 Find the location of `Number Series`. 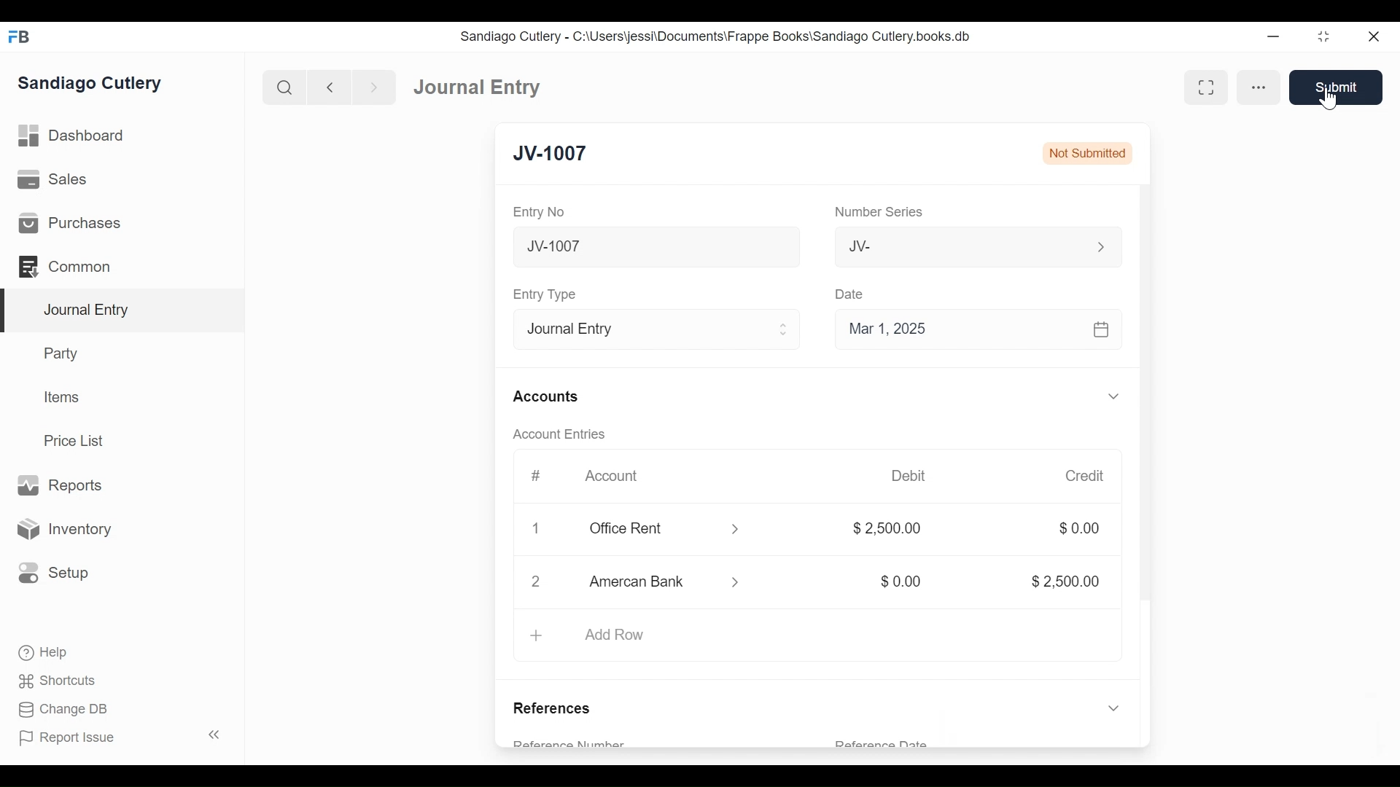

Number Series is located at coordinates (876, 212).